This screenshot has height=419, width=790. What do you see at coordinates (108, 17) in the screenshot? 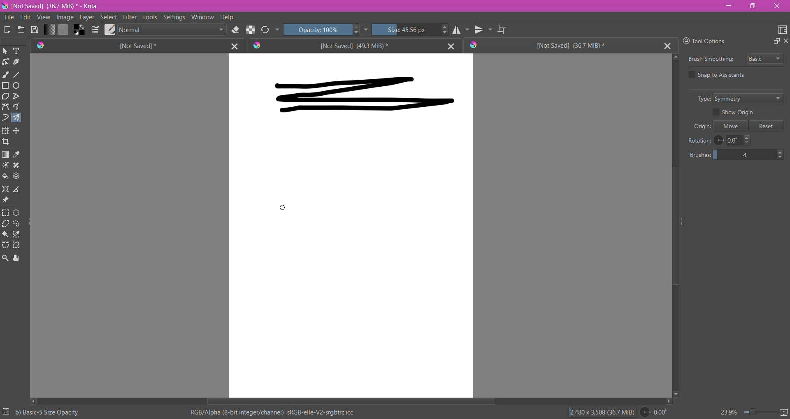
I see `Select` at bounding box center [108, 17].